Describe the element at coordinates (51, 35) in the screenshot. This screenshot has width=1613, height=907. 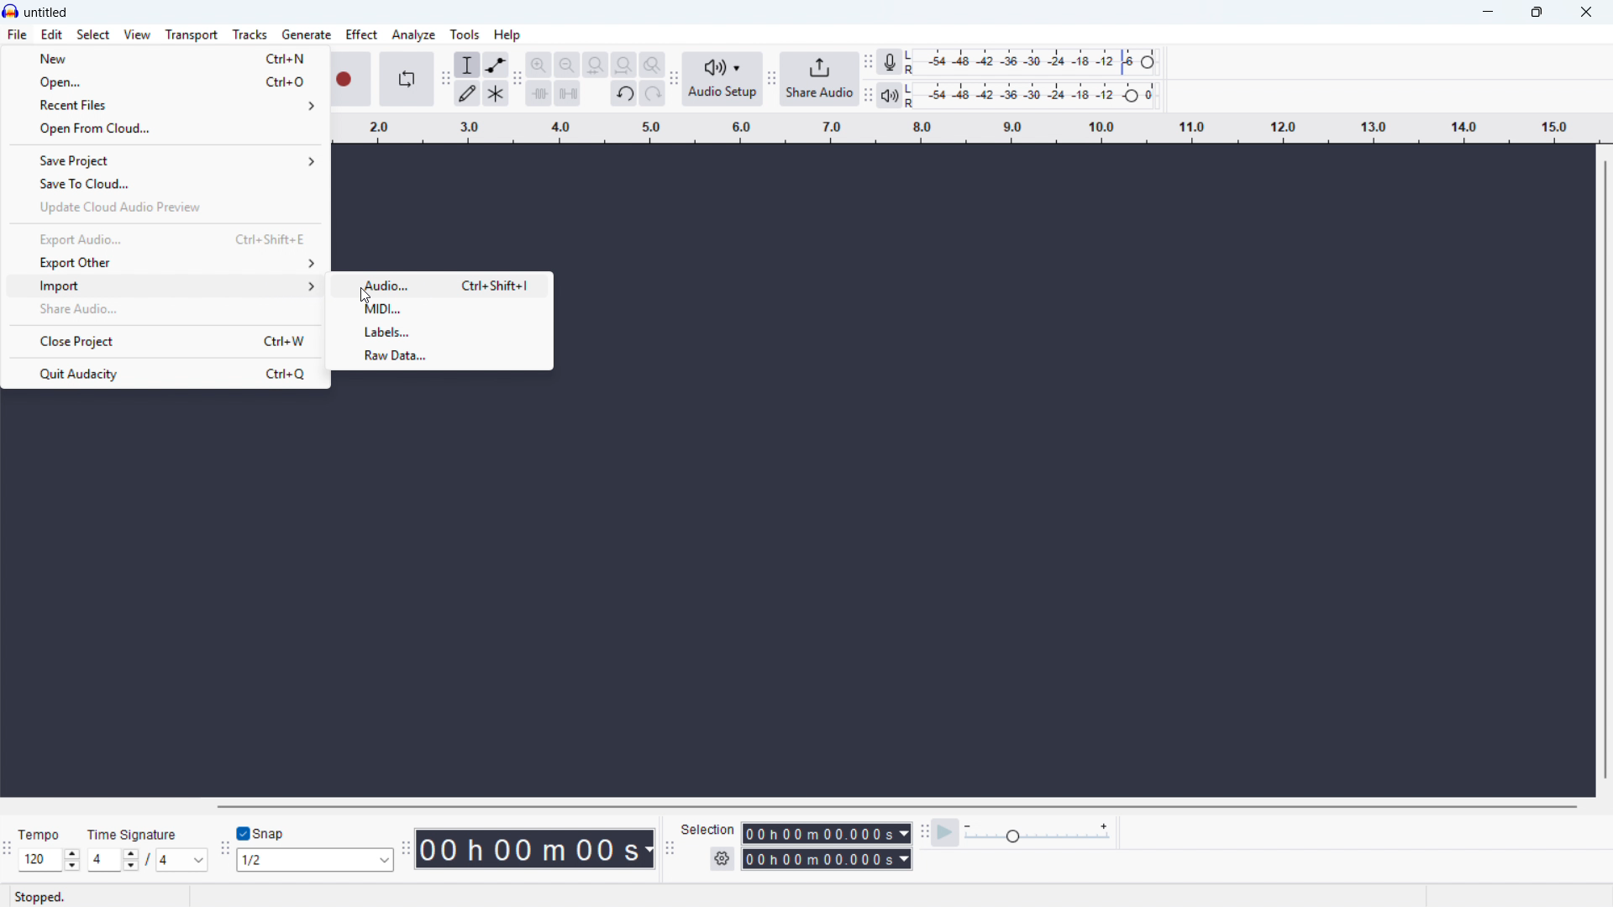
I see `Edit ` at that location.